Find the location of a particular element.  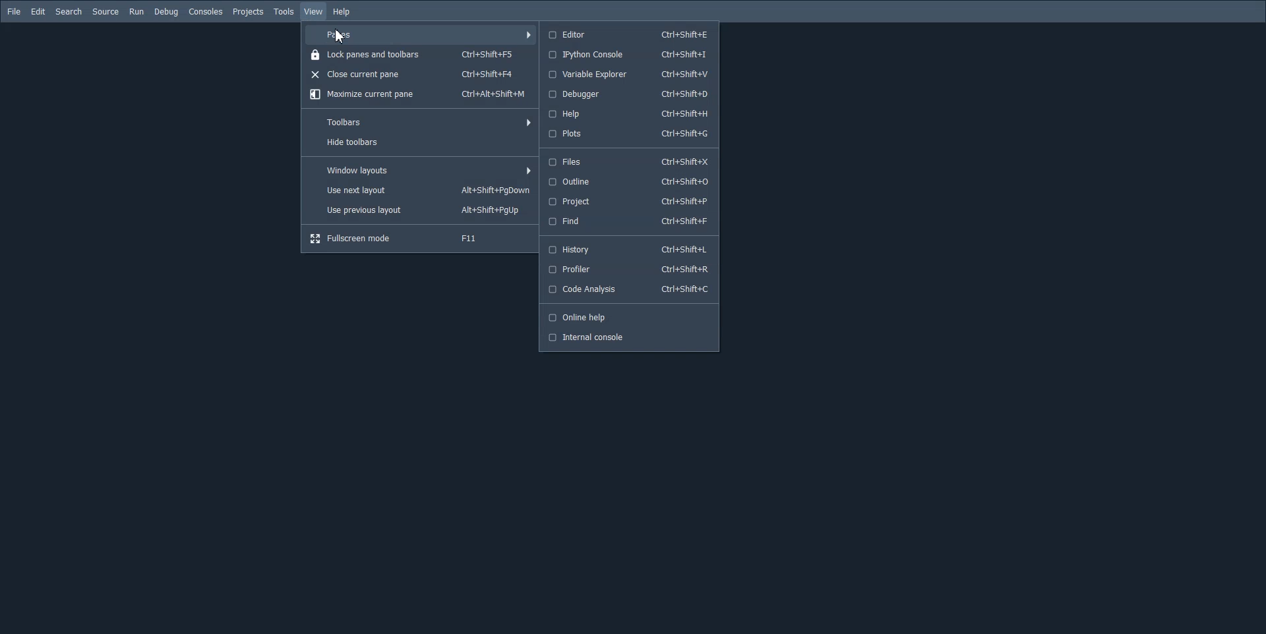

View is located at coordinates (314, 12).